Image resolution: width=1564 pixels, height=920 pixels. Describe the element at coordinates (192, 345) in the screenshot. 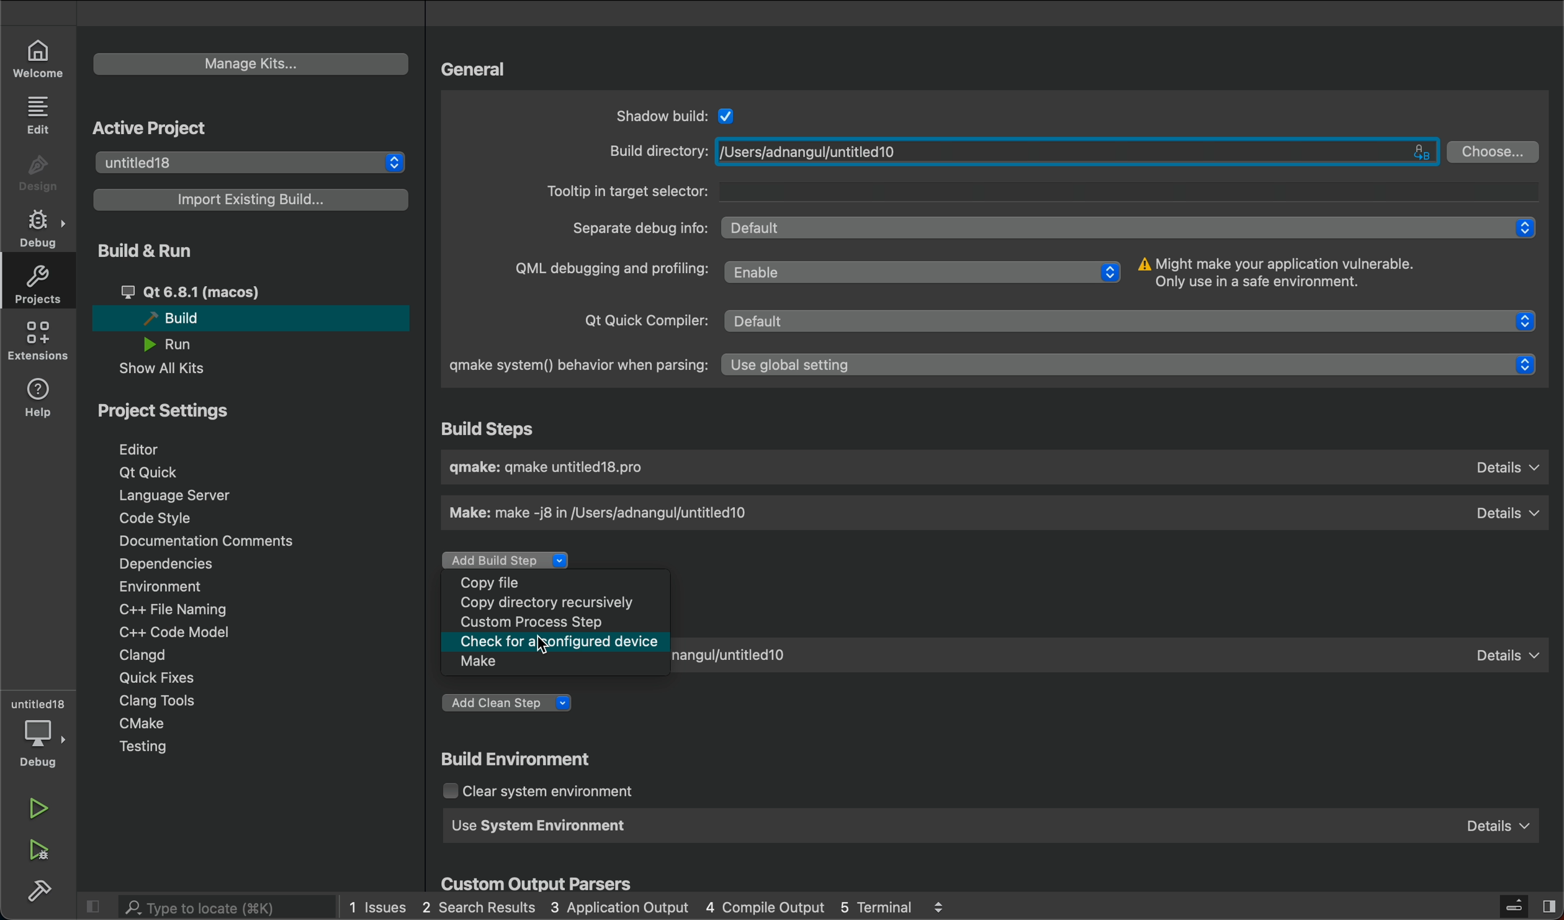

I see `run` at that location.